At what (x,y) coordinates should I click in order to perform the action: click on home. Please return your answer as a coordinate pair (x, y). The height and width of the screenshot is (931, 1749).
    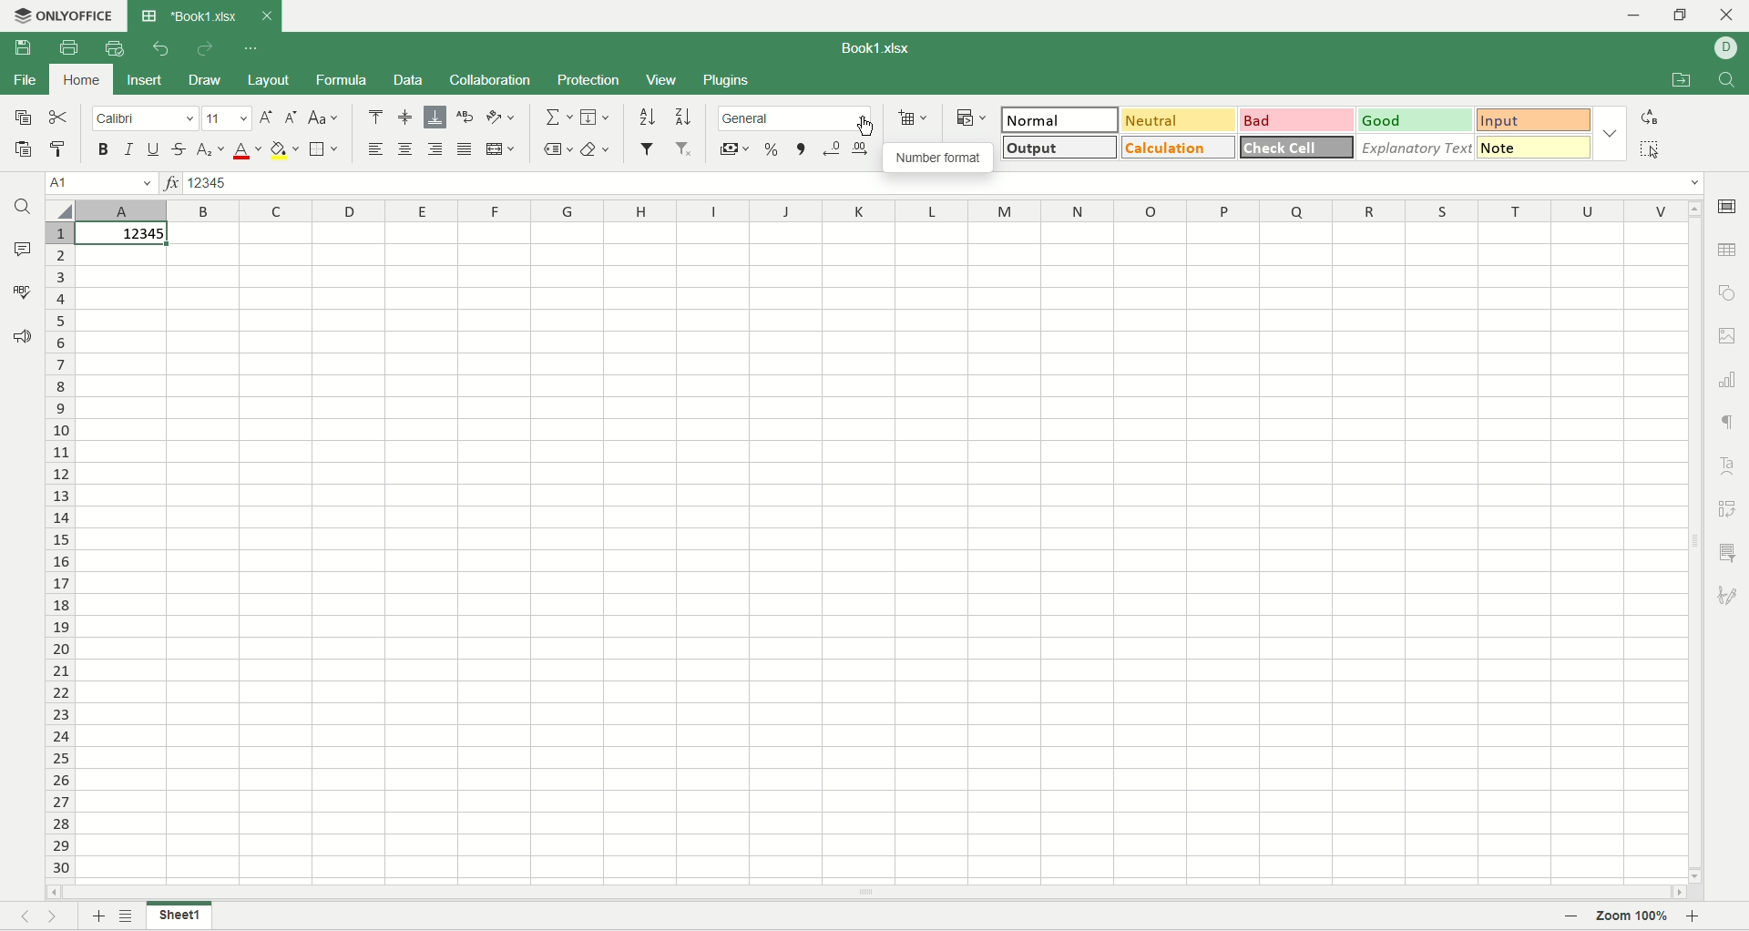
    Looking at the image, I should click on (79, 81).